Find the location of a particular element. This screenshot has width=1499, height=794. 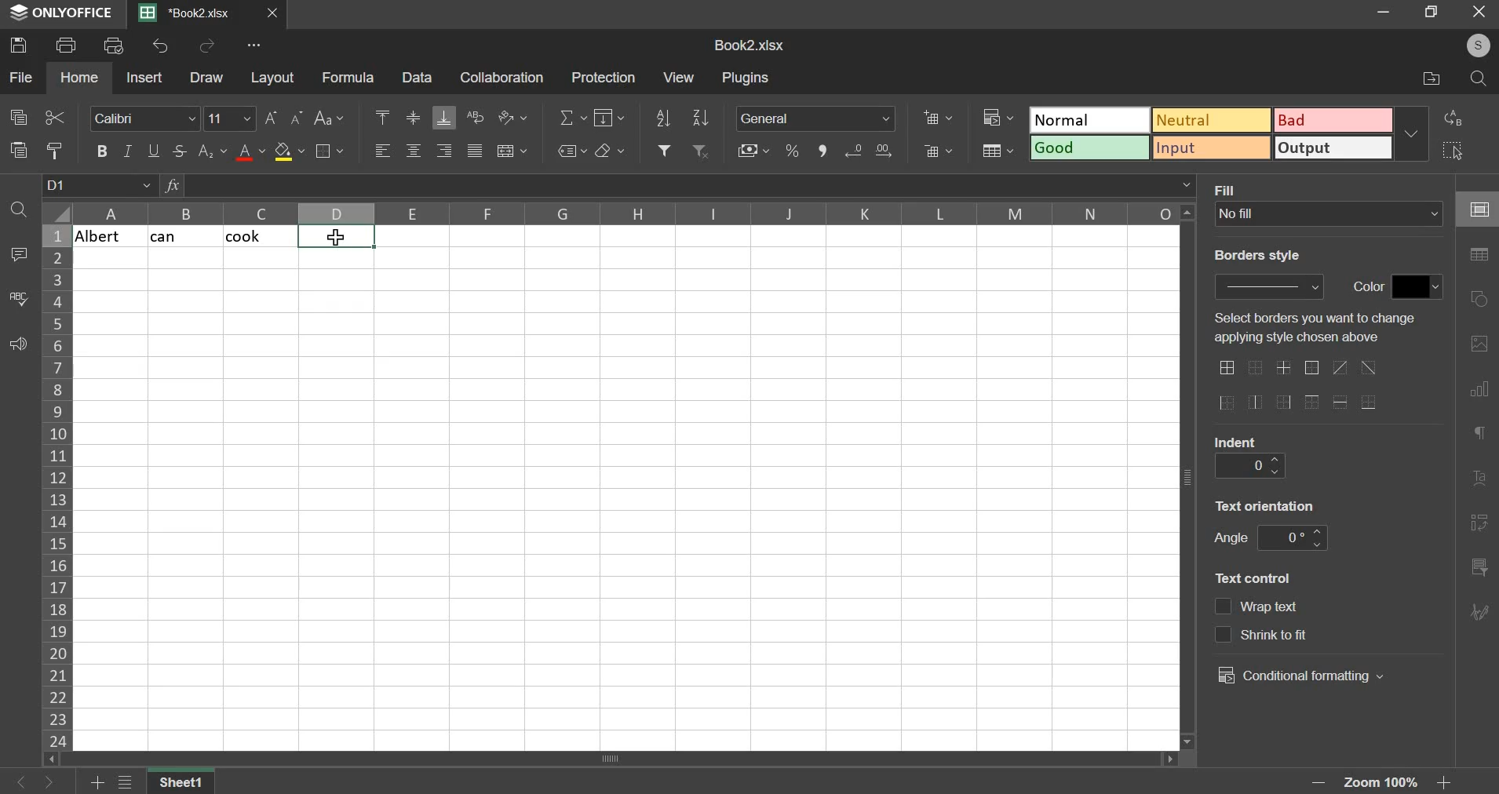

number format is located at coordinates (815, 116).